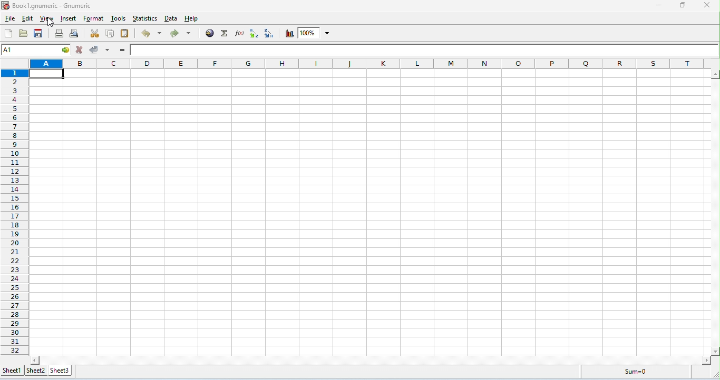  Describe the element at coordinates (172, 19) in the screenshot. I see `data` at that location.